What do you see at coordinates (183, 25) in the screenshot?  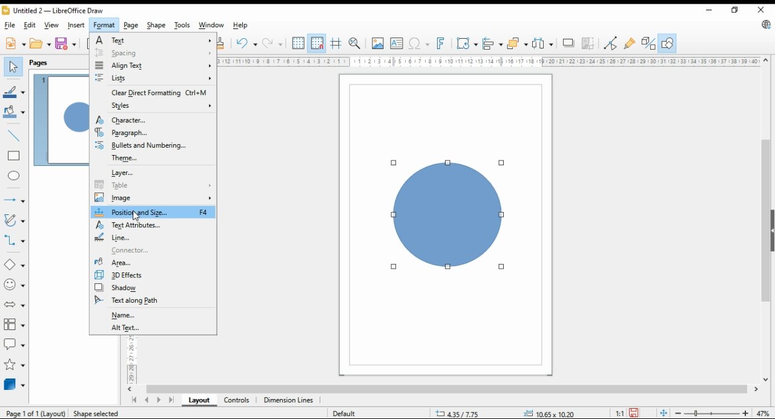 I see `tools` at bounding box center [183, 25].